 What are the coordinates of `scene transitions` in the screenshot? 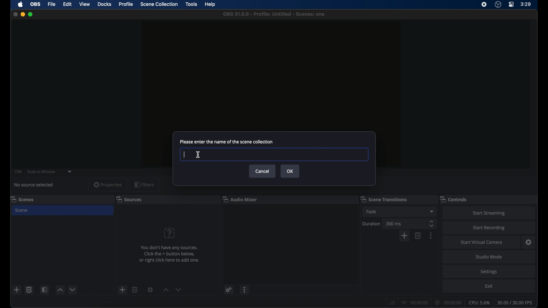 It's located at (384, 199).